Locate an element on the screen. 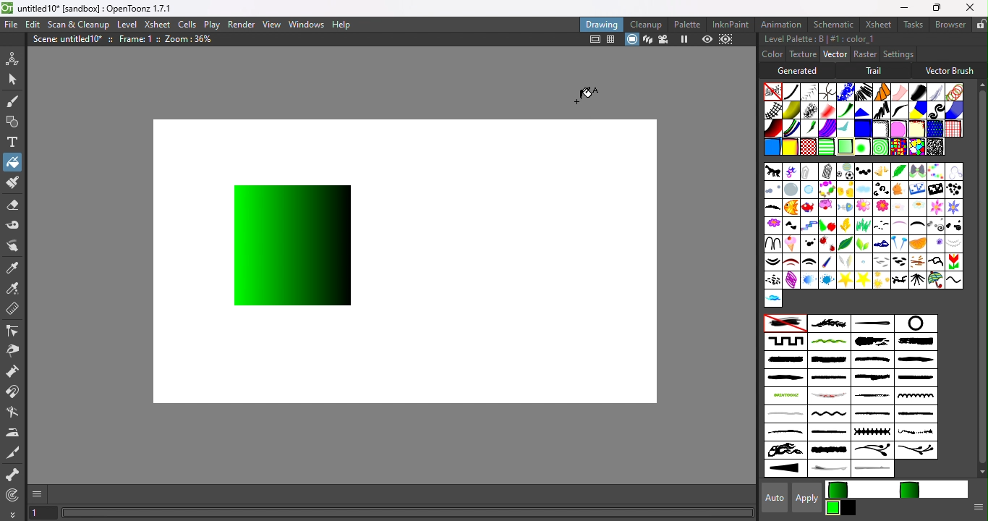 This screenshot has width=988, height=521. rice is located at coordinates (900, 261).